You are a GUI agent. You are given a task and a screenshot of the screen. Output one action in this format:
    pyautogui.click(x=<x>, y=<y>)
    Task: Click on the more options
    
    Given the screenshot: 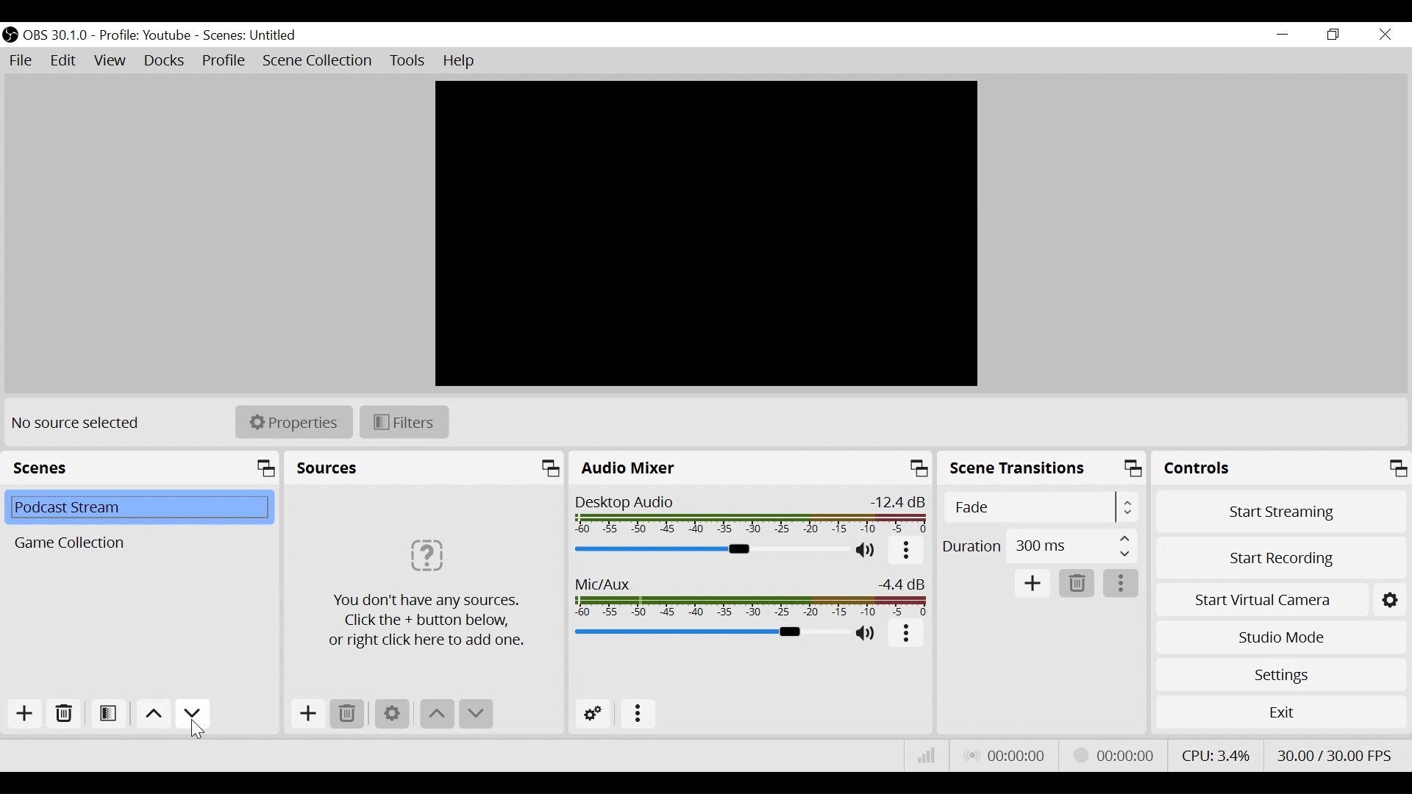 What is the action you would take?
    pyautogui.click(x=639, y=714)
    